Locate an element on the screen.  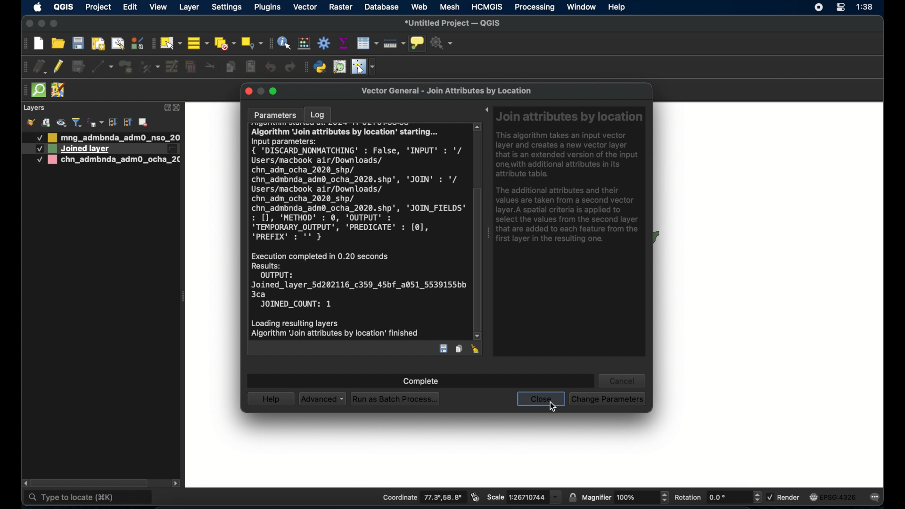
select features by area or single click is located at coordinates (170, 43).